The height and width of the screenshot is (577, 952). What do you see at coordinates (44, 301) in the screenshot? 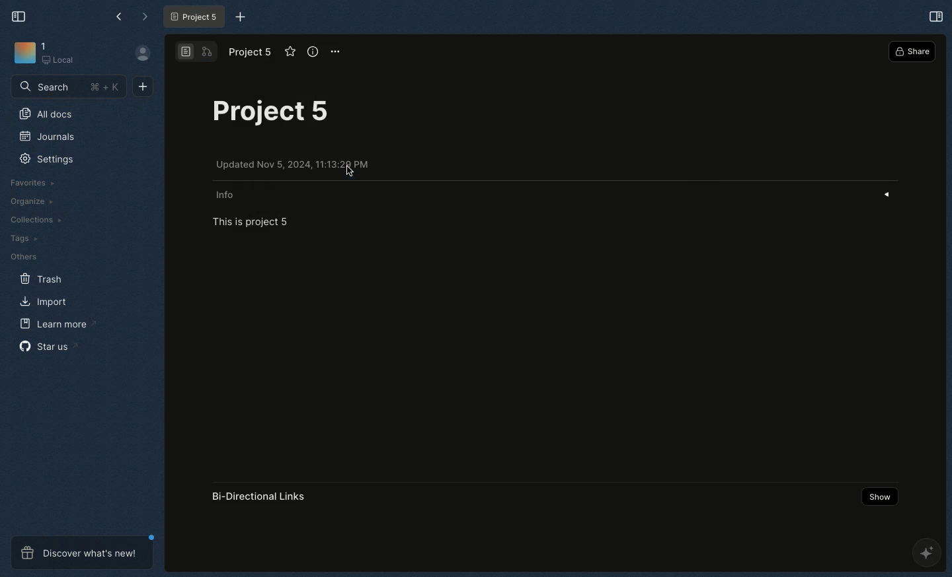
I see `Import` at bounding box center [44, 301].